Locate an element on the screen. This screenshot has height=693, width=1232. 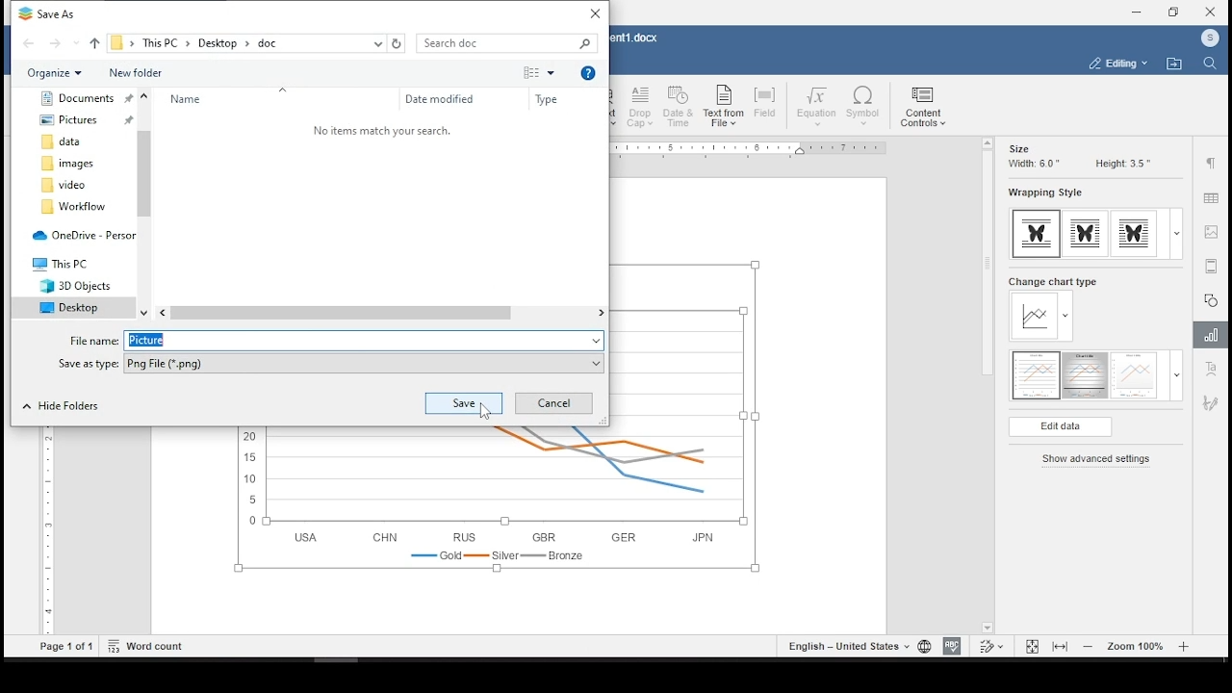
back is located at coordinates (30, 44).